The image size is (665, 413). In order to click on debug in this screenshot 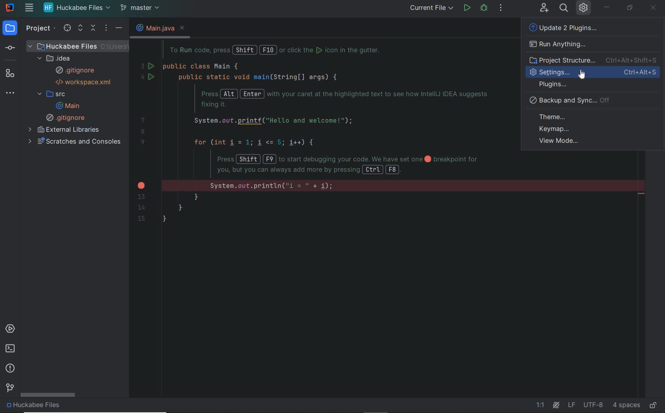, I will do `click(484, 9)`.